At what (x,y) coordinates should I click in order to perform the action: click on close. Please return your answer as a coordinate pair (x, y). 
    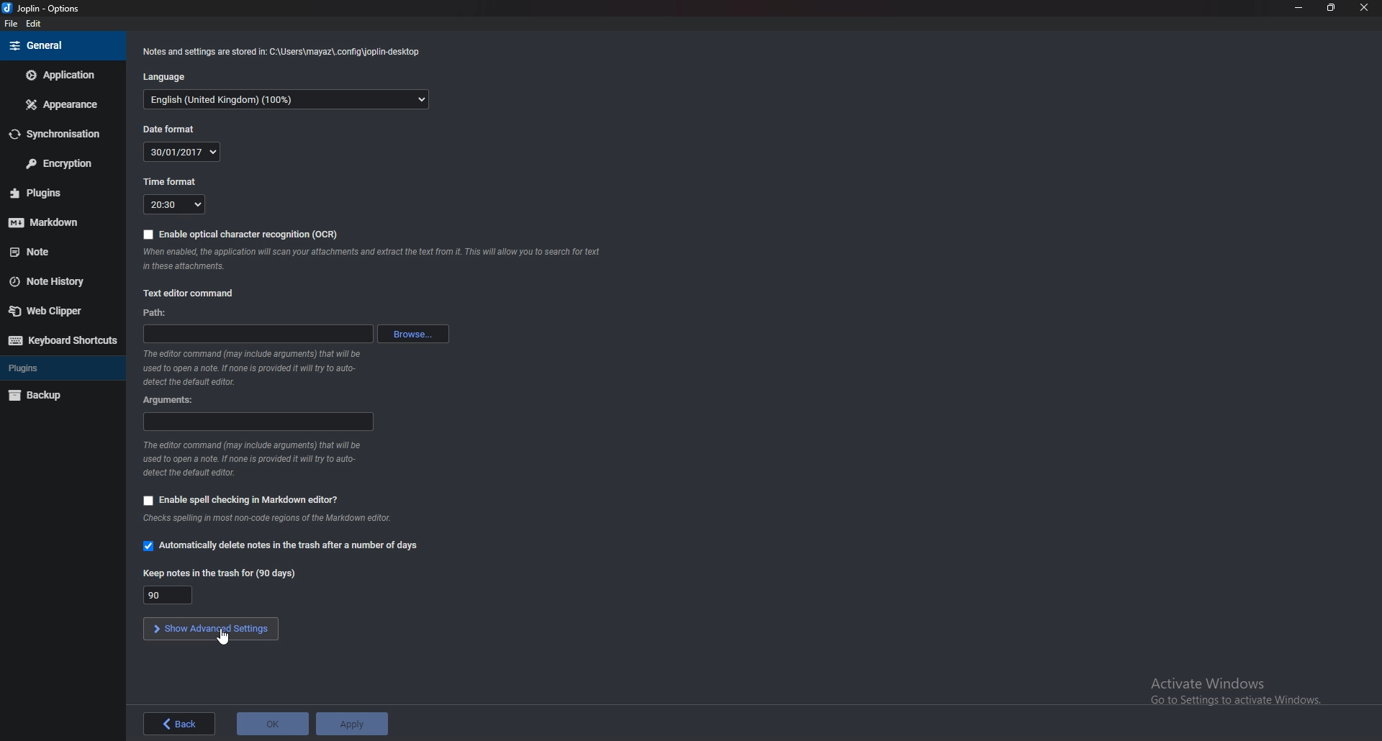
    Looking at the image, I should click on (1363, 8).